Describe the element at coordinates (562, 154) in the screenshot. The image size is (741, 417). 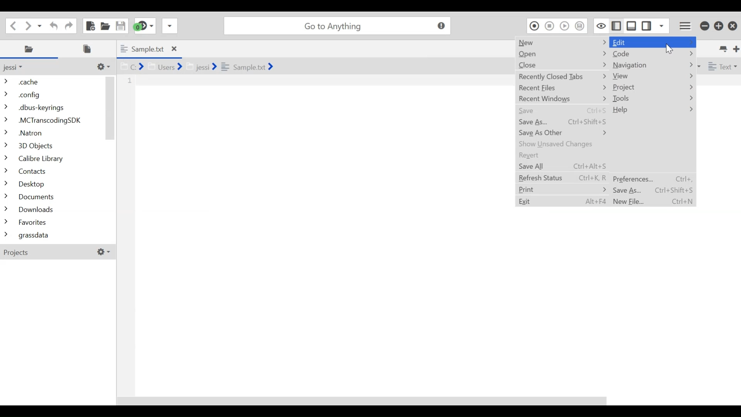
I see `Recent` at that location.